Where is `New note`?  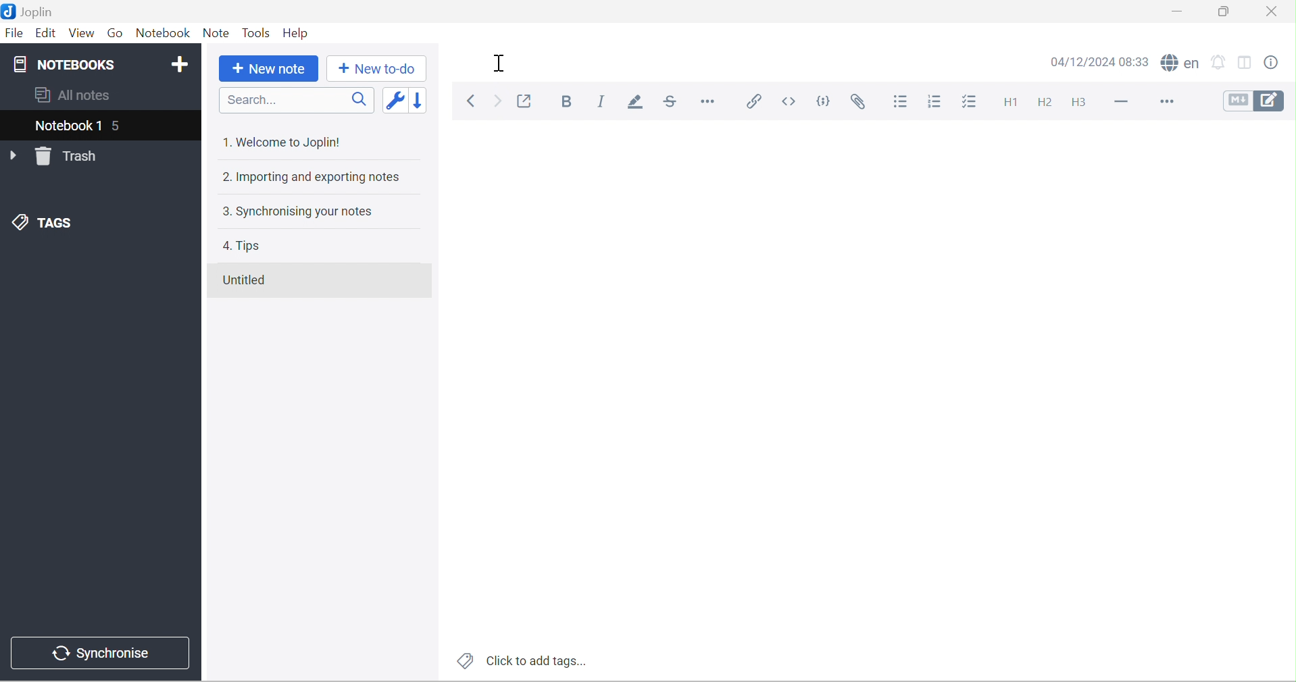
New note is located at coordinates (271, 69).